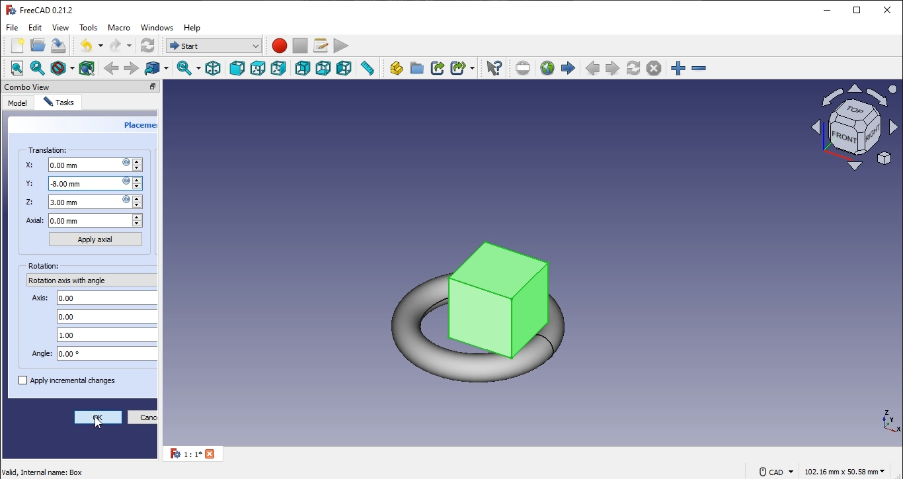  I want to click on icon, so click(853, 126).